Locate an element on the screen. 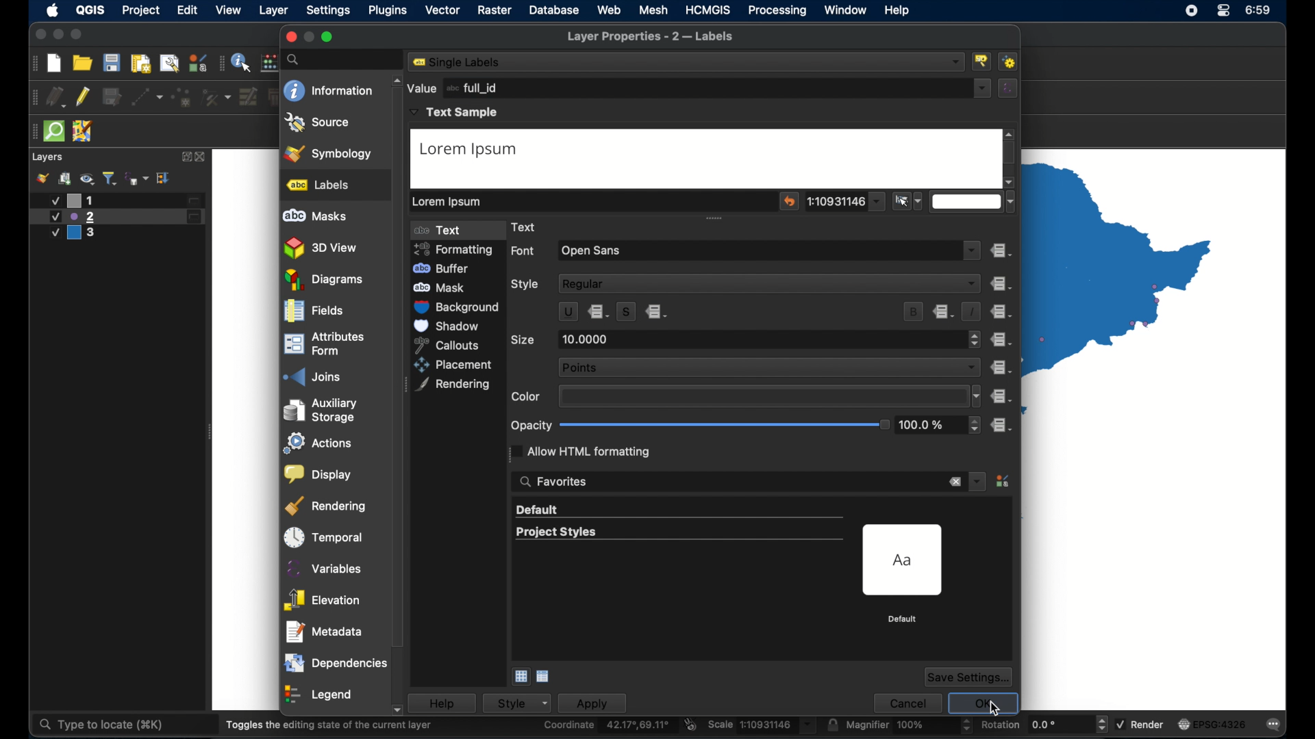  print layout is located at coordinates (141, 64).